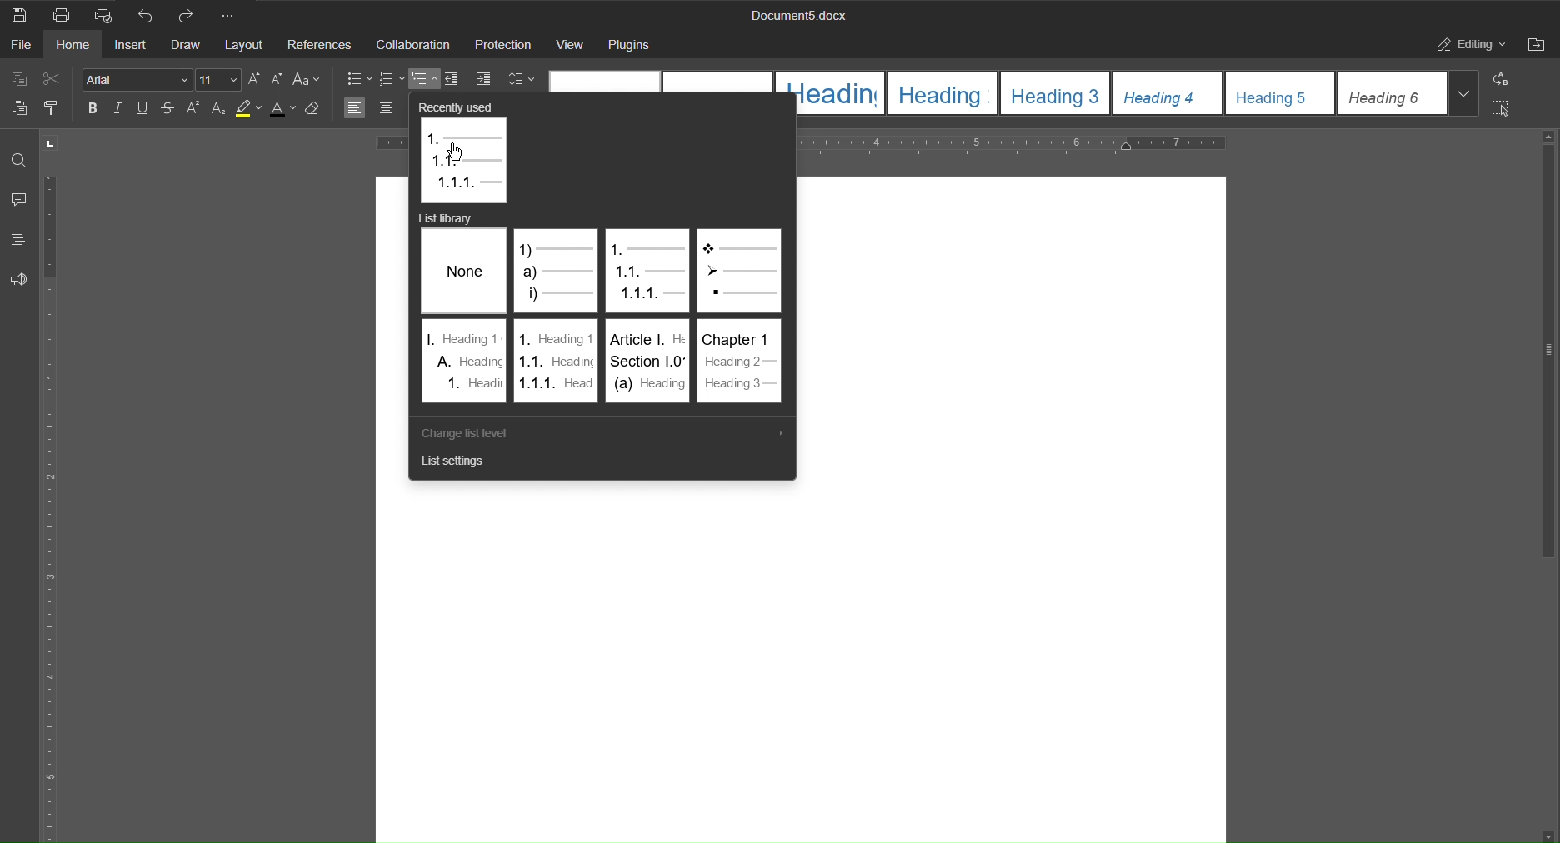 Image resolution: width=1560 pixels, height=843 pixels. Describe the element at coordinates (309, 79) in the screenshot. I see `Select case` at that location.